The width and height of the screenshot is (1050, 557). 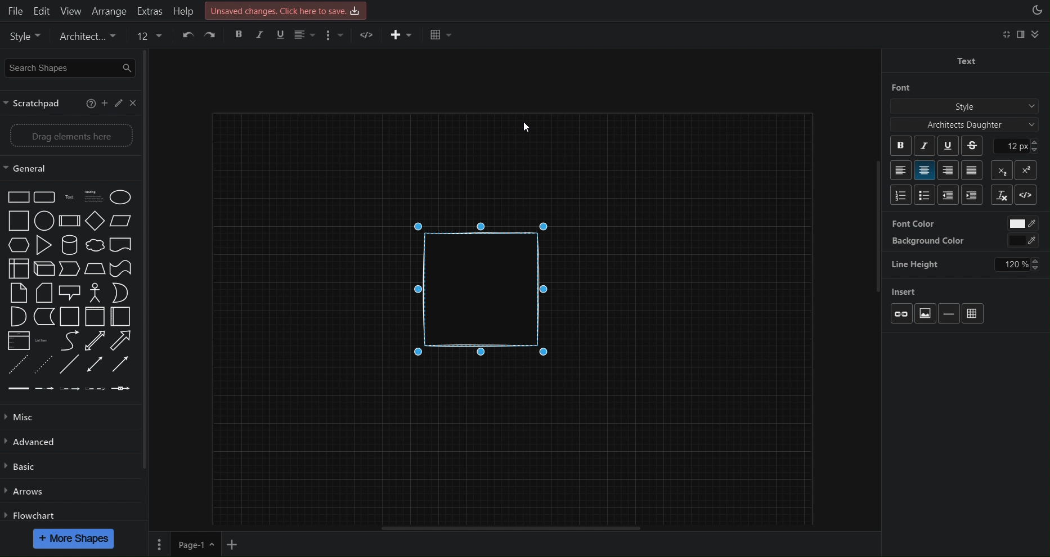 What do you see at coordinates (930, 313) in the screenshot?
I see `Image` at bounding box center [930, 313].